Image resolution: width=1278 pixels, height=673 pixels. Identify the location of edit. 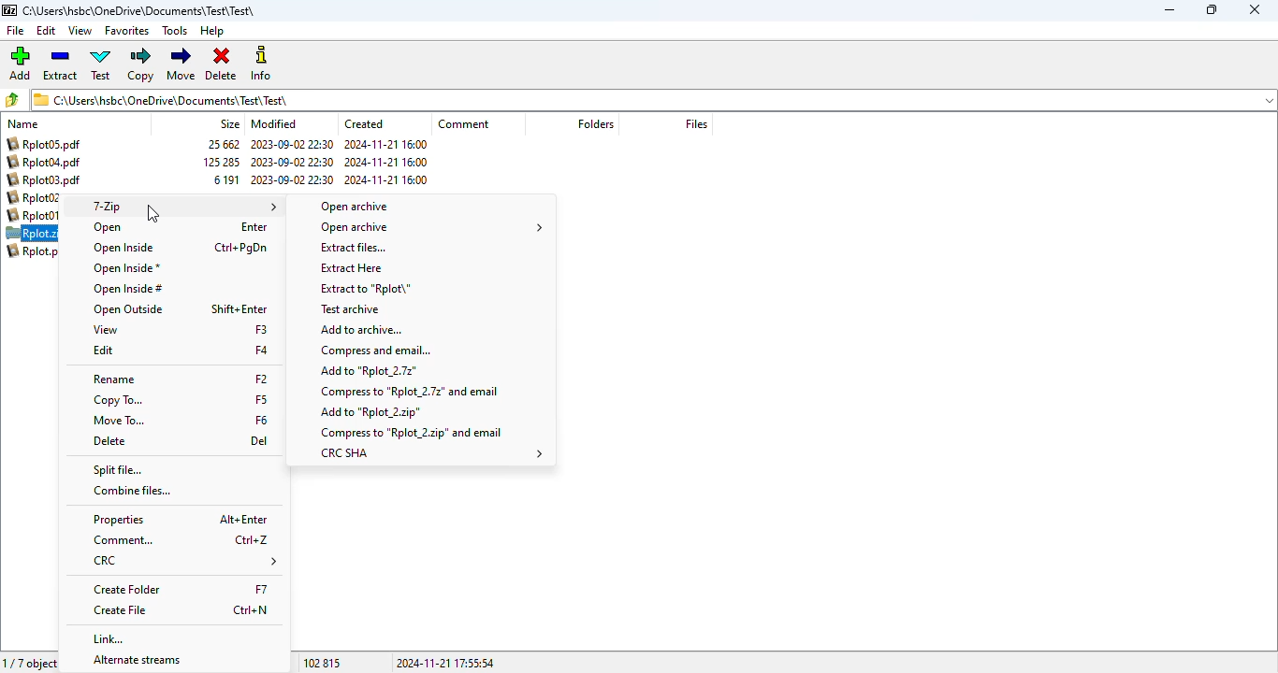
(47, 31).